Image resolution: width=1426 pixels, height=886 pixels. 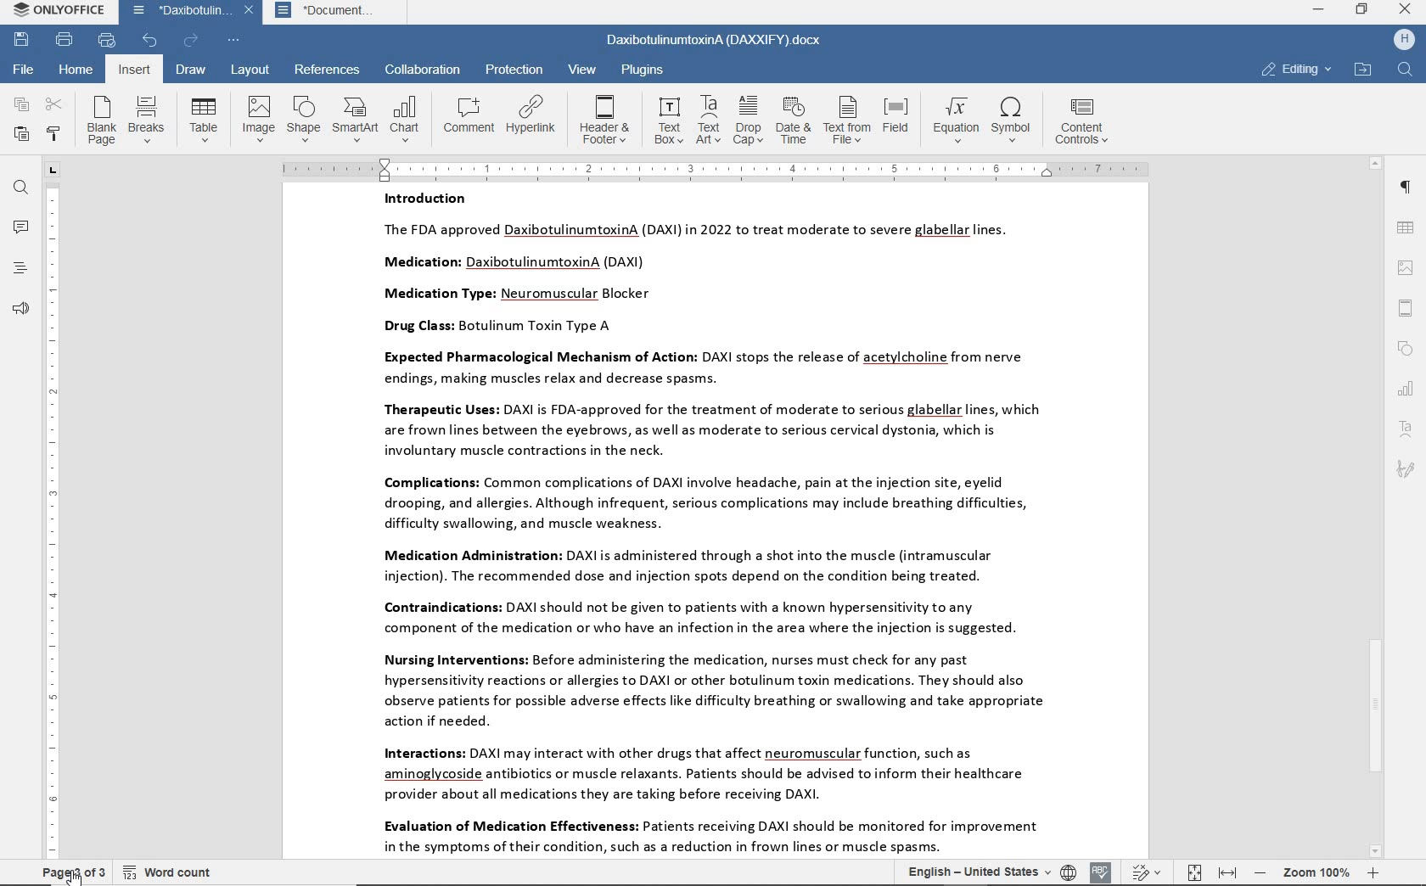 I want to click on copy, so click(x=19, y=104).